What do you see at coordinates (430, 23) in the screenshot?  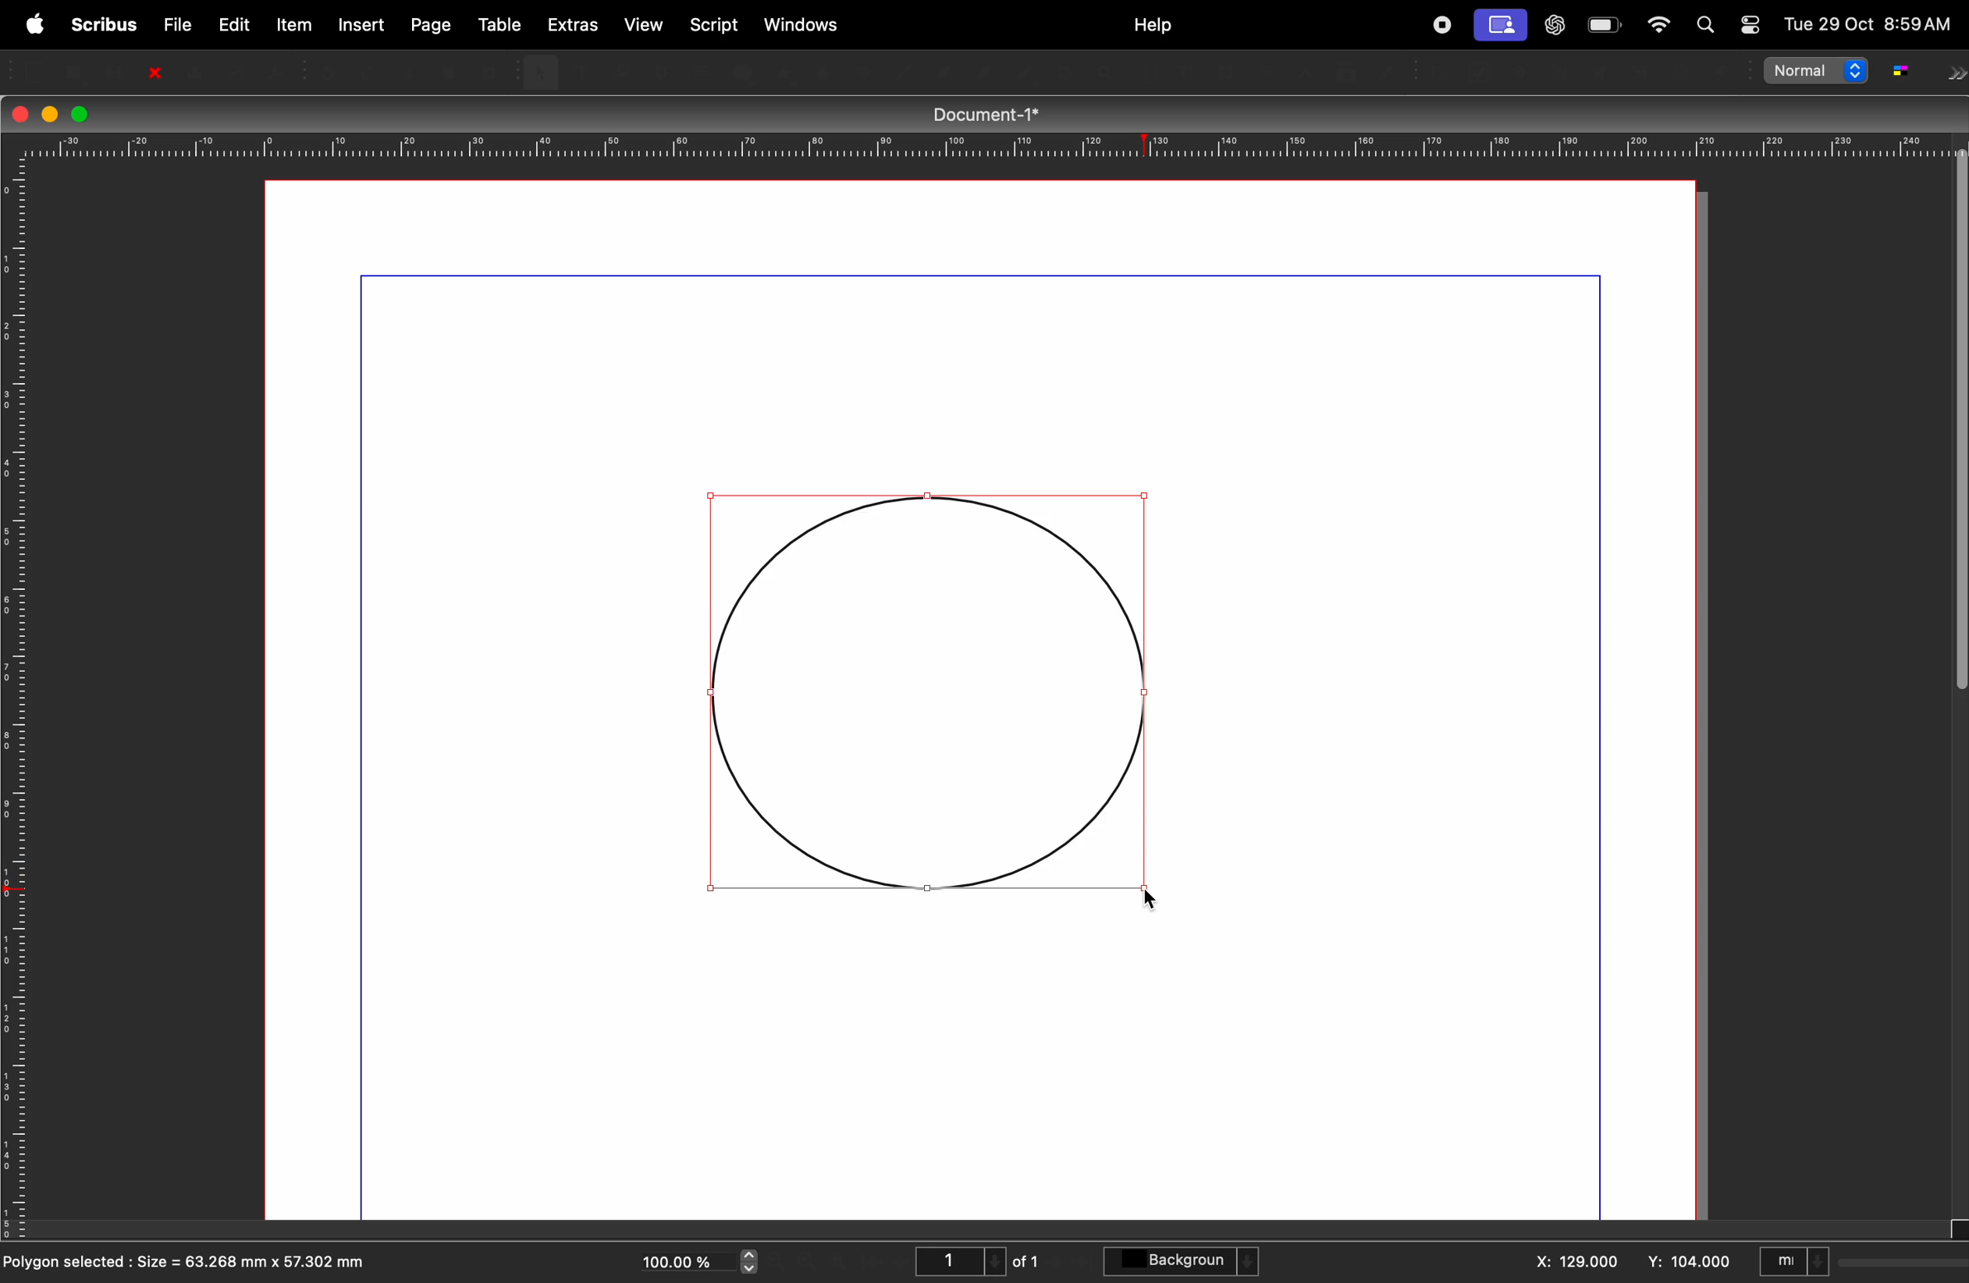 I see `page` at bounding box center [430, 23].